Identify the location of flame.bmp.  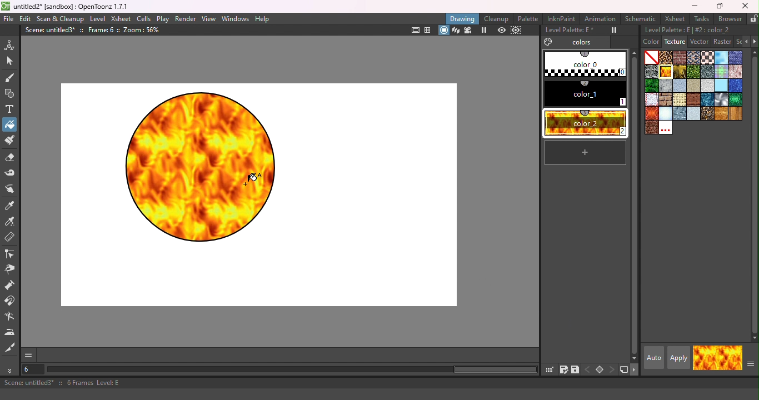
(666, 72).